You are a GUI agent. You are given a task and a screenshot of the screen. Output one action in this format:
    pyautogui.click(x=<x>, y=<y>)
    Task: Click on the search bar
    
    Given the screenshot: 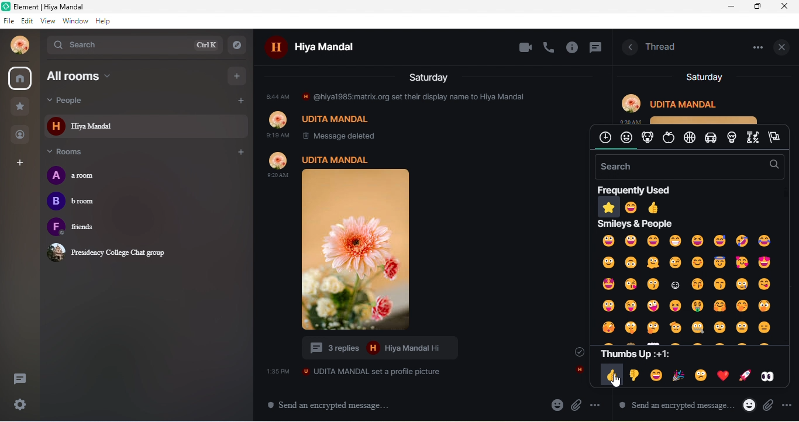 What is the action you would take?
    pyautogui.click(x=687, y=167)
    